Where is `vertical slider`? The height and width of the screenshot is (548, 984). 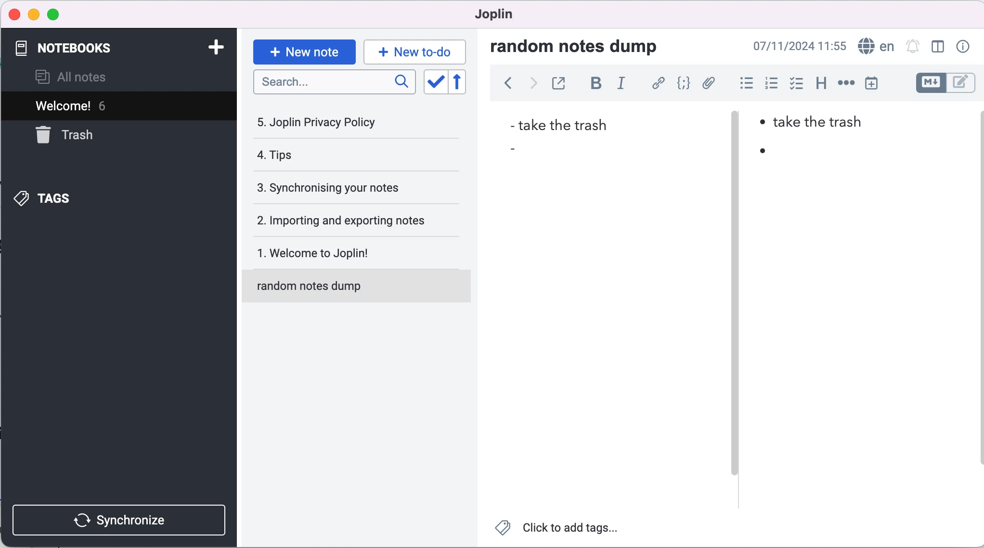 vertical slider is located at coordinates (736, 135).